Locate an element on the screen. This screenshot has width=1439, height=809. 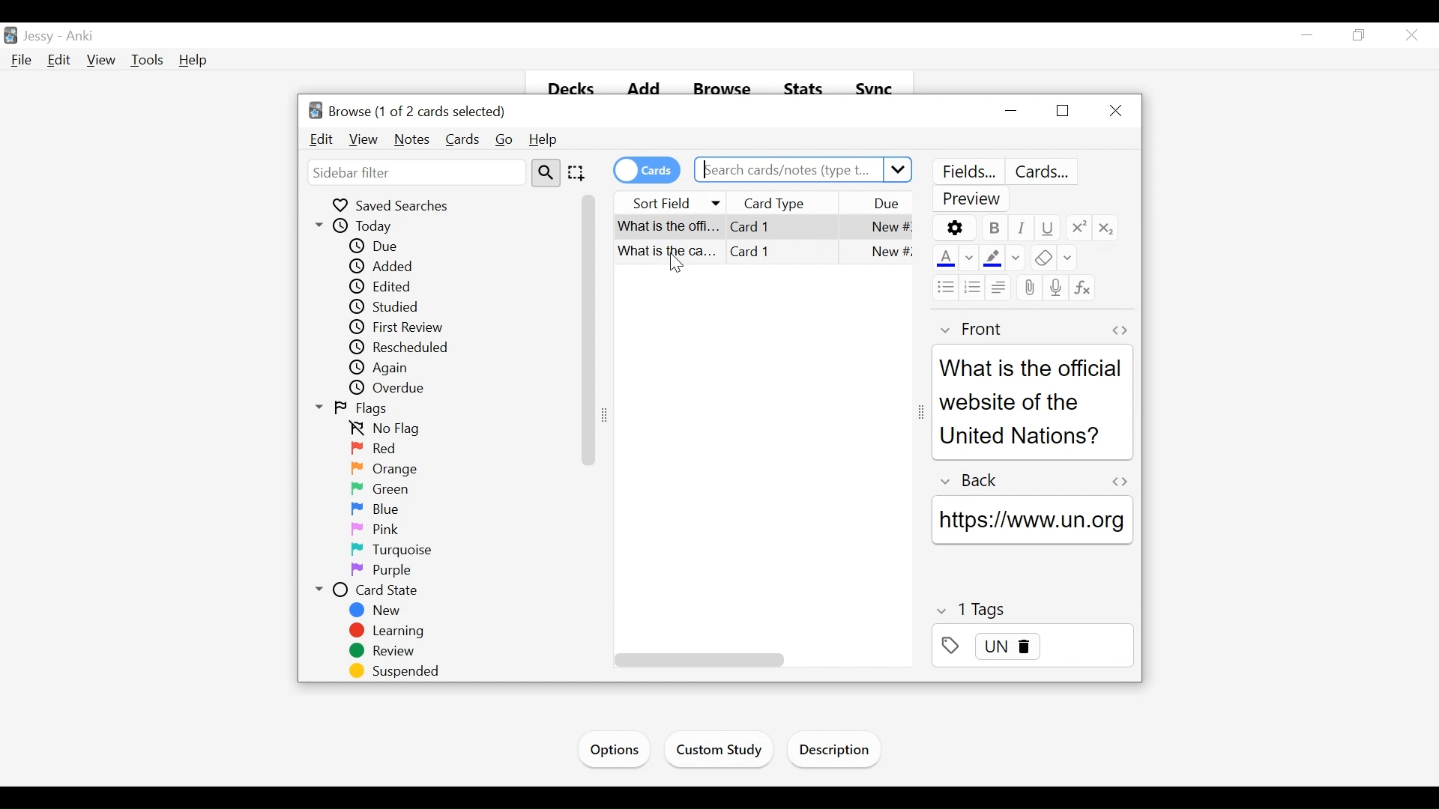
New is located at coordinates (377, 610).